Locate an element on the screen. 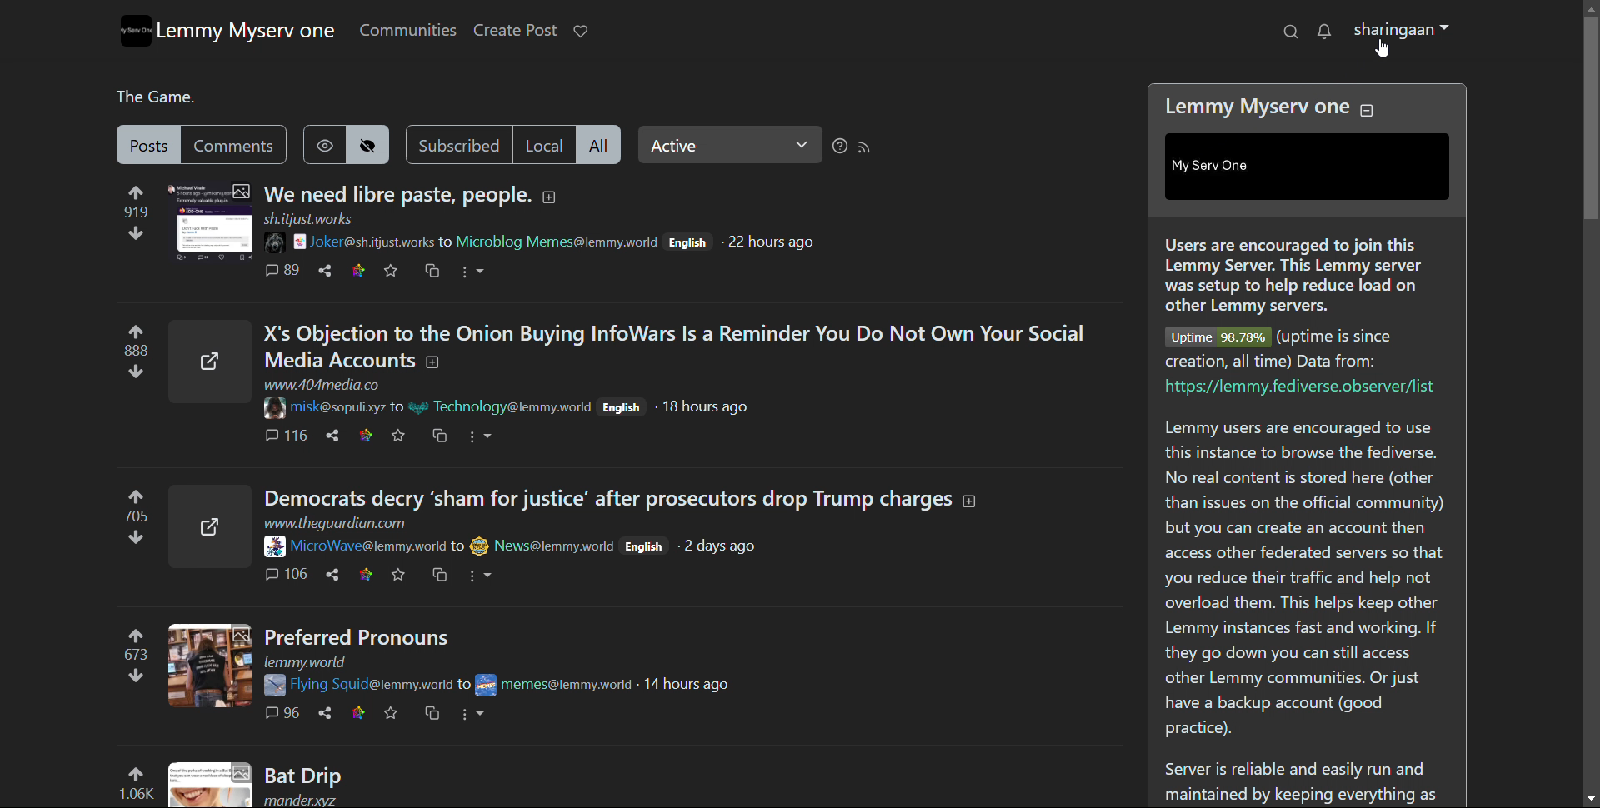  89 comments is located at coordinates (281, 272).